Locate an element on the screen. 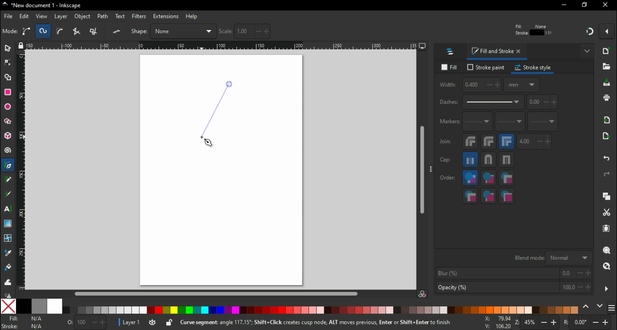  next is located at coordinates (600, 306).